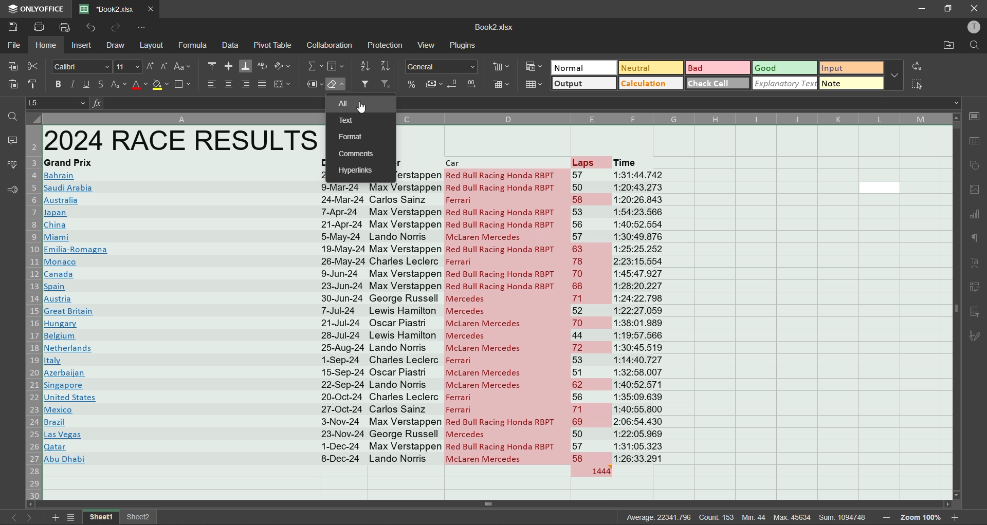  I want to click on next, so click(31, 517).